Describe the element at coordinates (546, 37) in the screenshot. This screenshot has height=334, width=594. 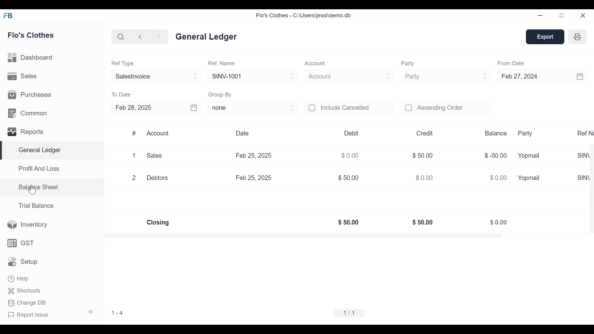
I see `Export` at that location.